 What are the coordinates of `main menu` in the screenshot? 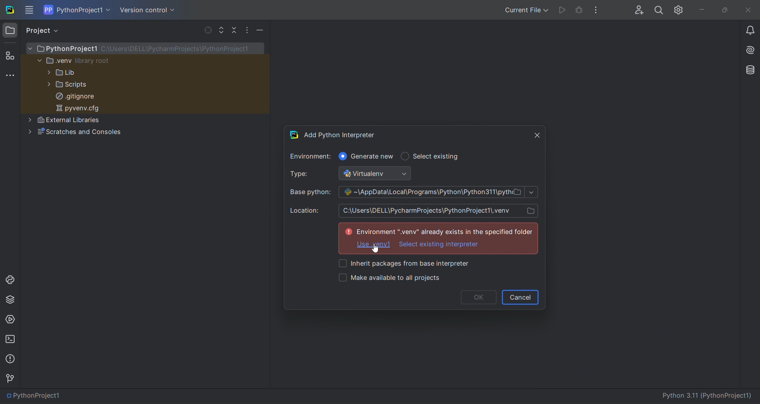 It's located at (30, 10).